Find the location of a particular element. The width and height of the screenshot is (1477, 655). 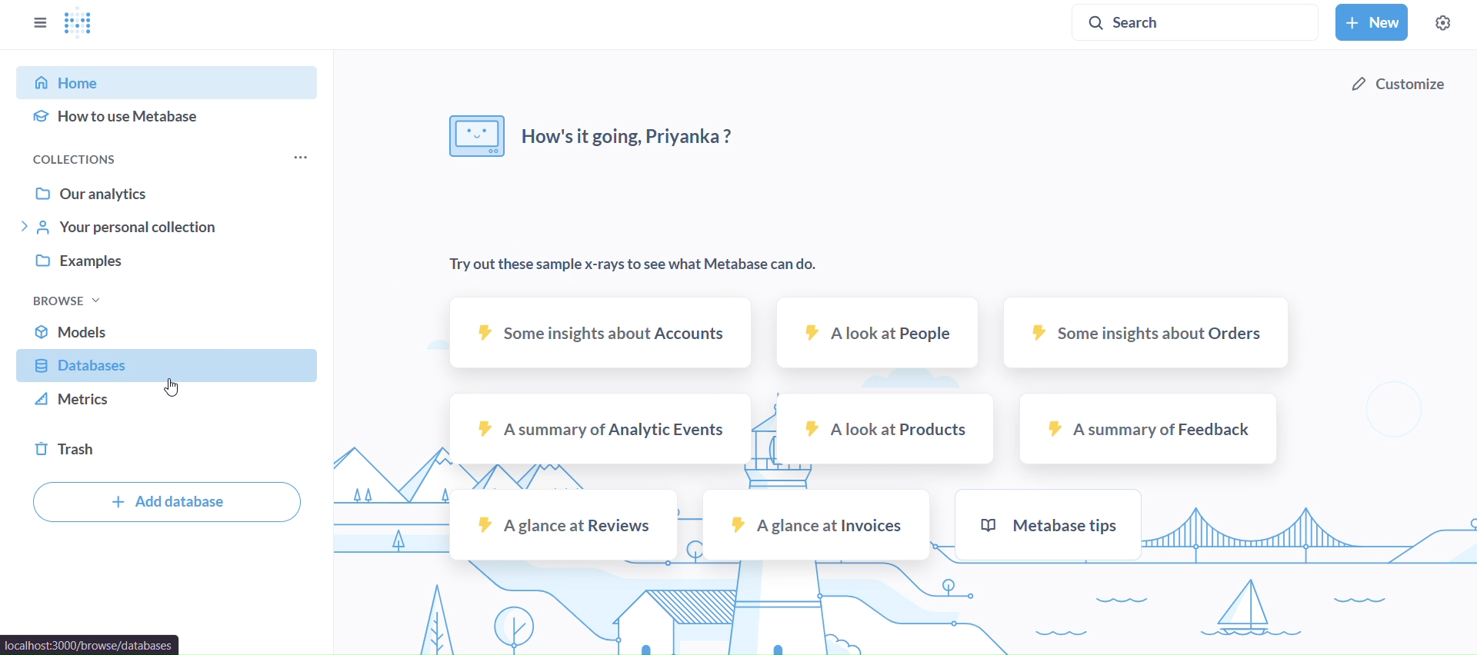

browse is located at coordinates (65, 300).